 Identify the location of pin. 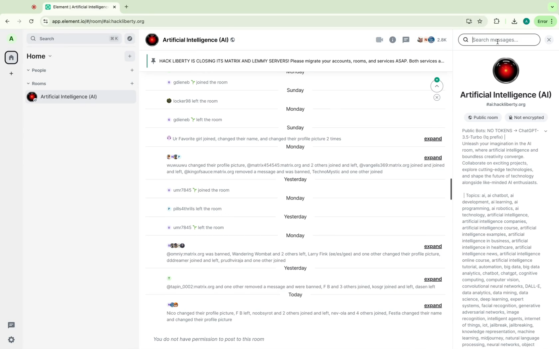
(297, 61).